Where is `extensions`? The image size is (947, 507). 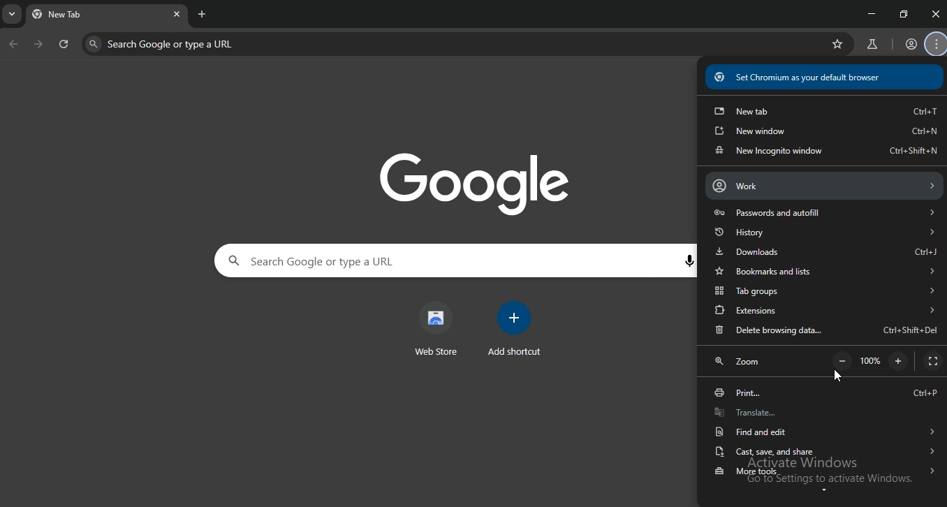
extensions is located at coordinates (825, 311).